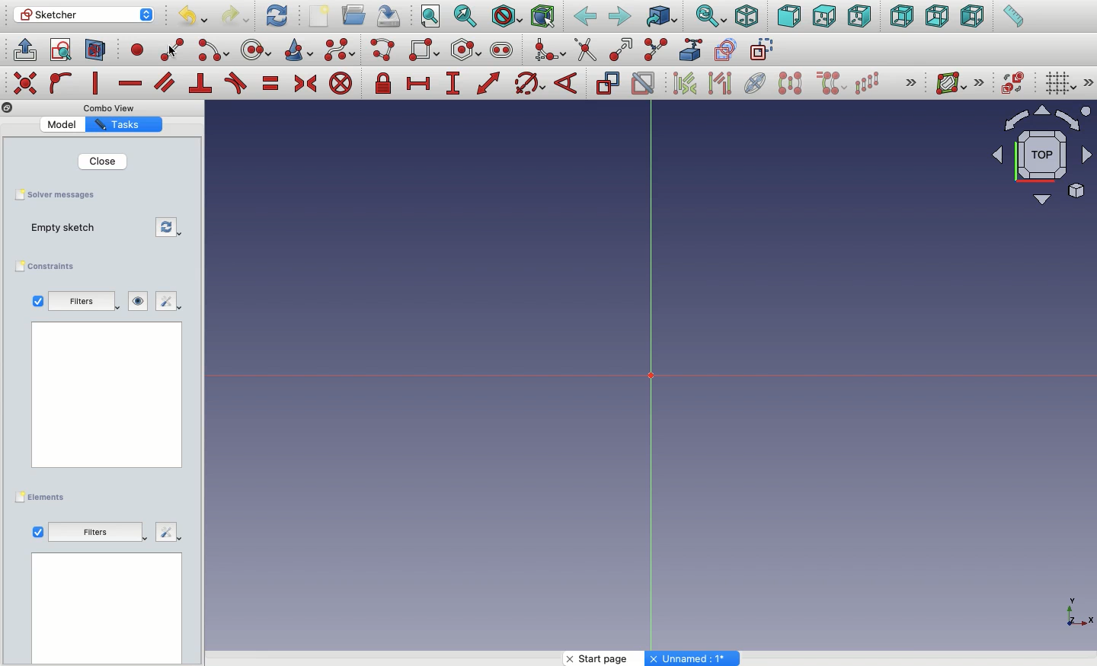  I want to click on Constrain equal, so click(271, 86).